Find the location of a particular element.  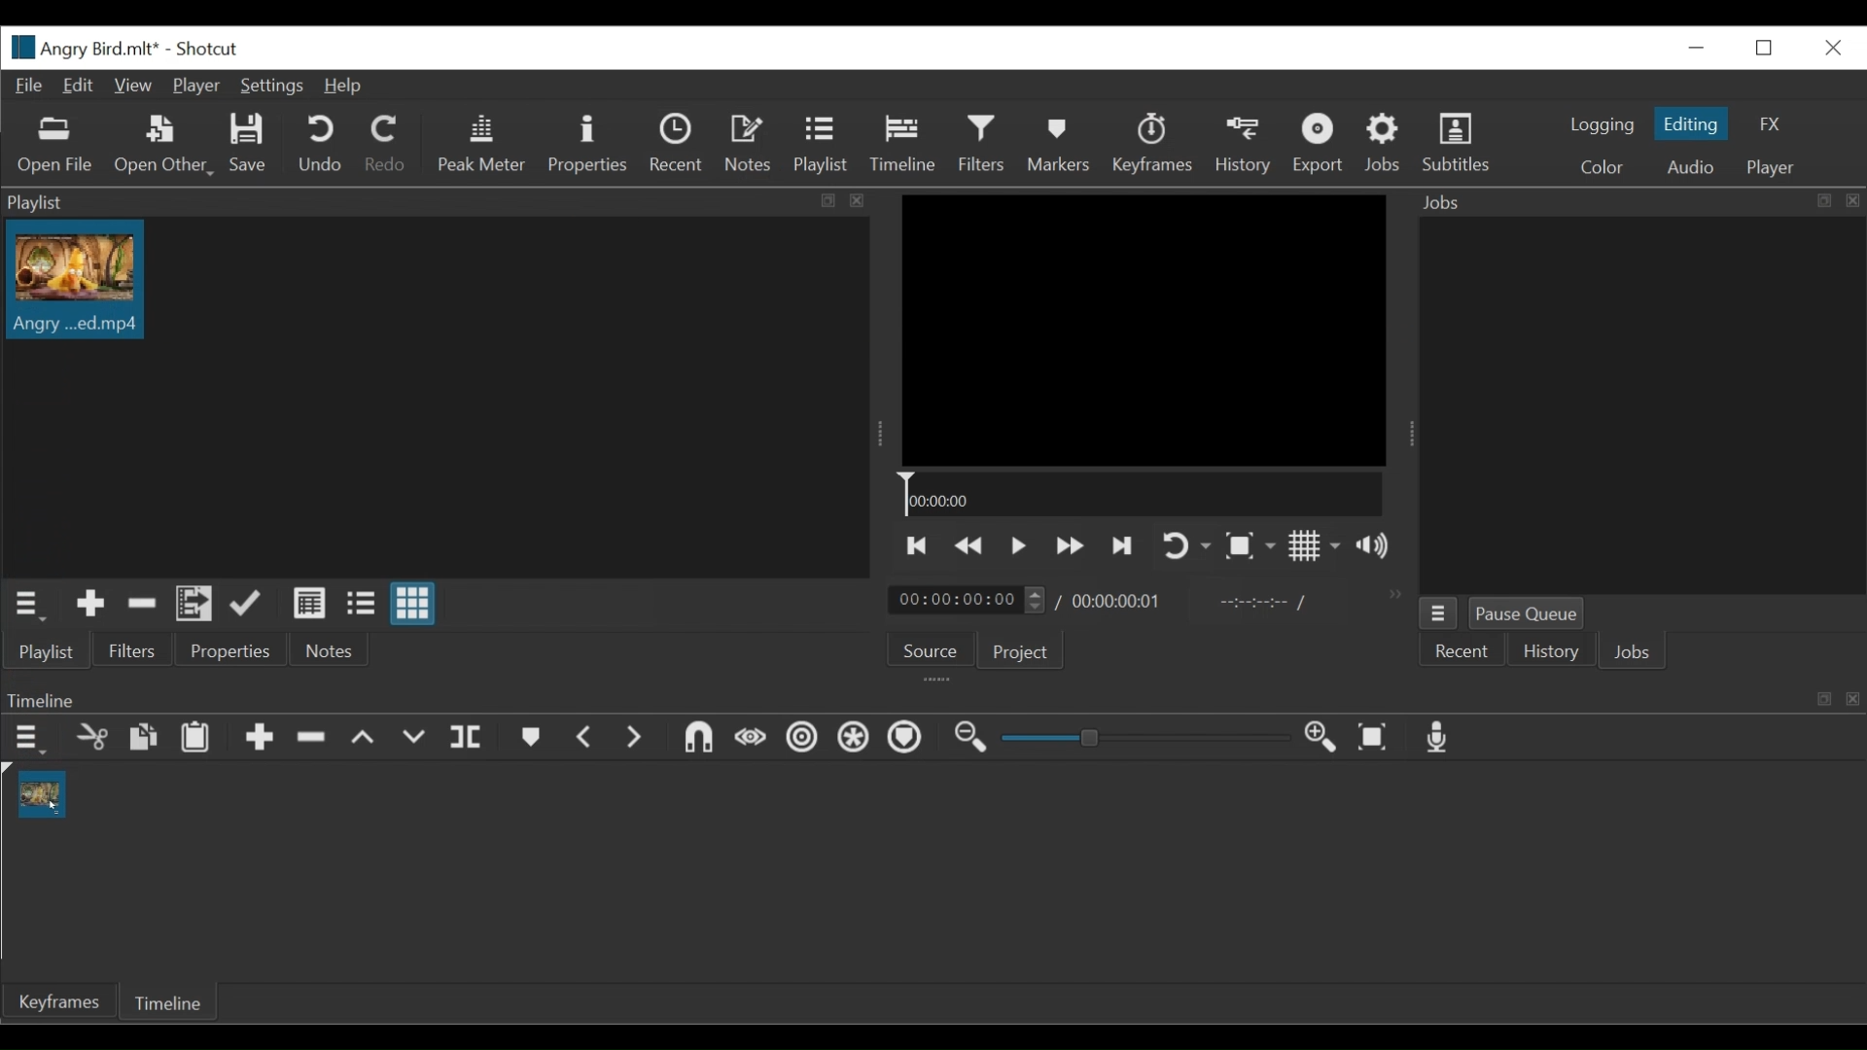

Update is located at coordinates (246, 604).